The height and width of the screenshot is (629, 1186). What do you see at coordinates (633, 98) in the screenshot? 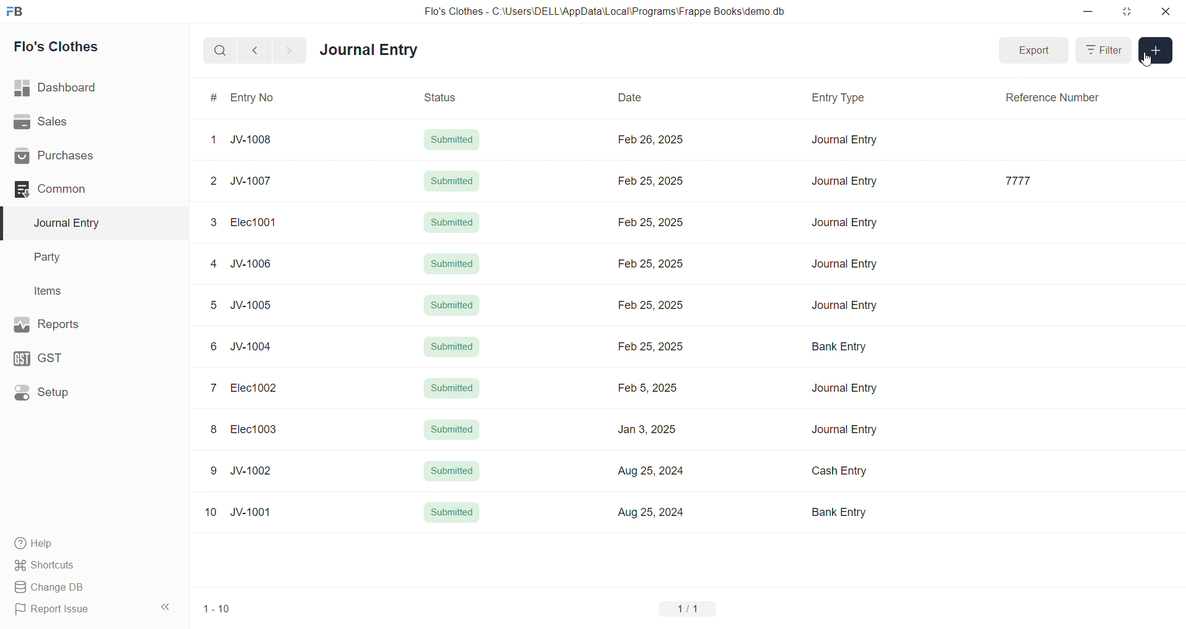
I see `Date` at bounding box center [633, 98].